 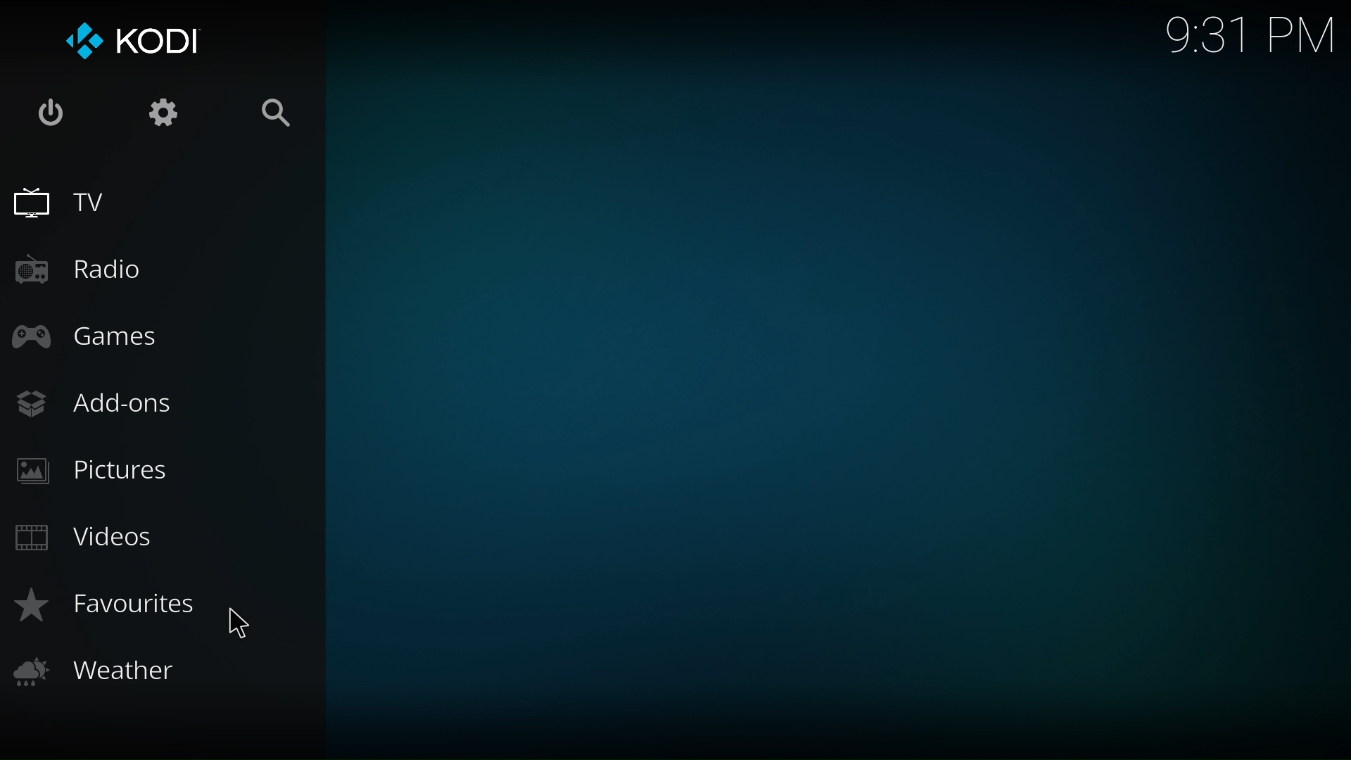 I want to click on weather, so click(x=102, y=673).